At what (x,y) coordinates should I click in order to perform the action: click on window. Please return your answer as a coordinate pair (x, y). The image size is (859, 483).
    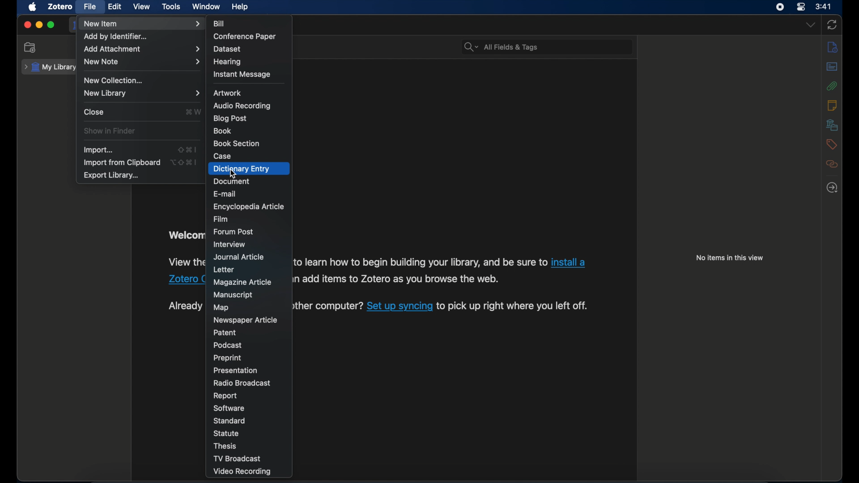
    Looking at the image, I should click on (207, 7).